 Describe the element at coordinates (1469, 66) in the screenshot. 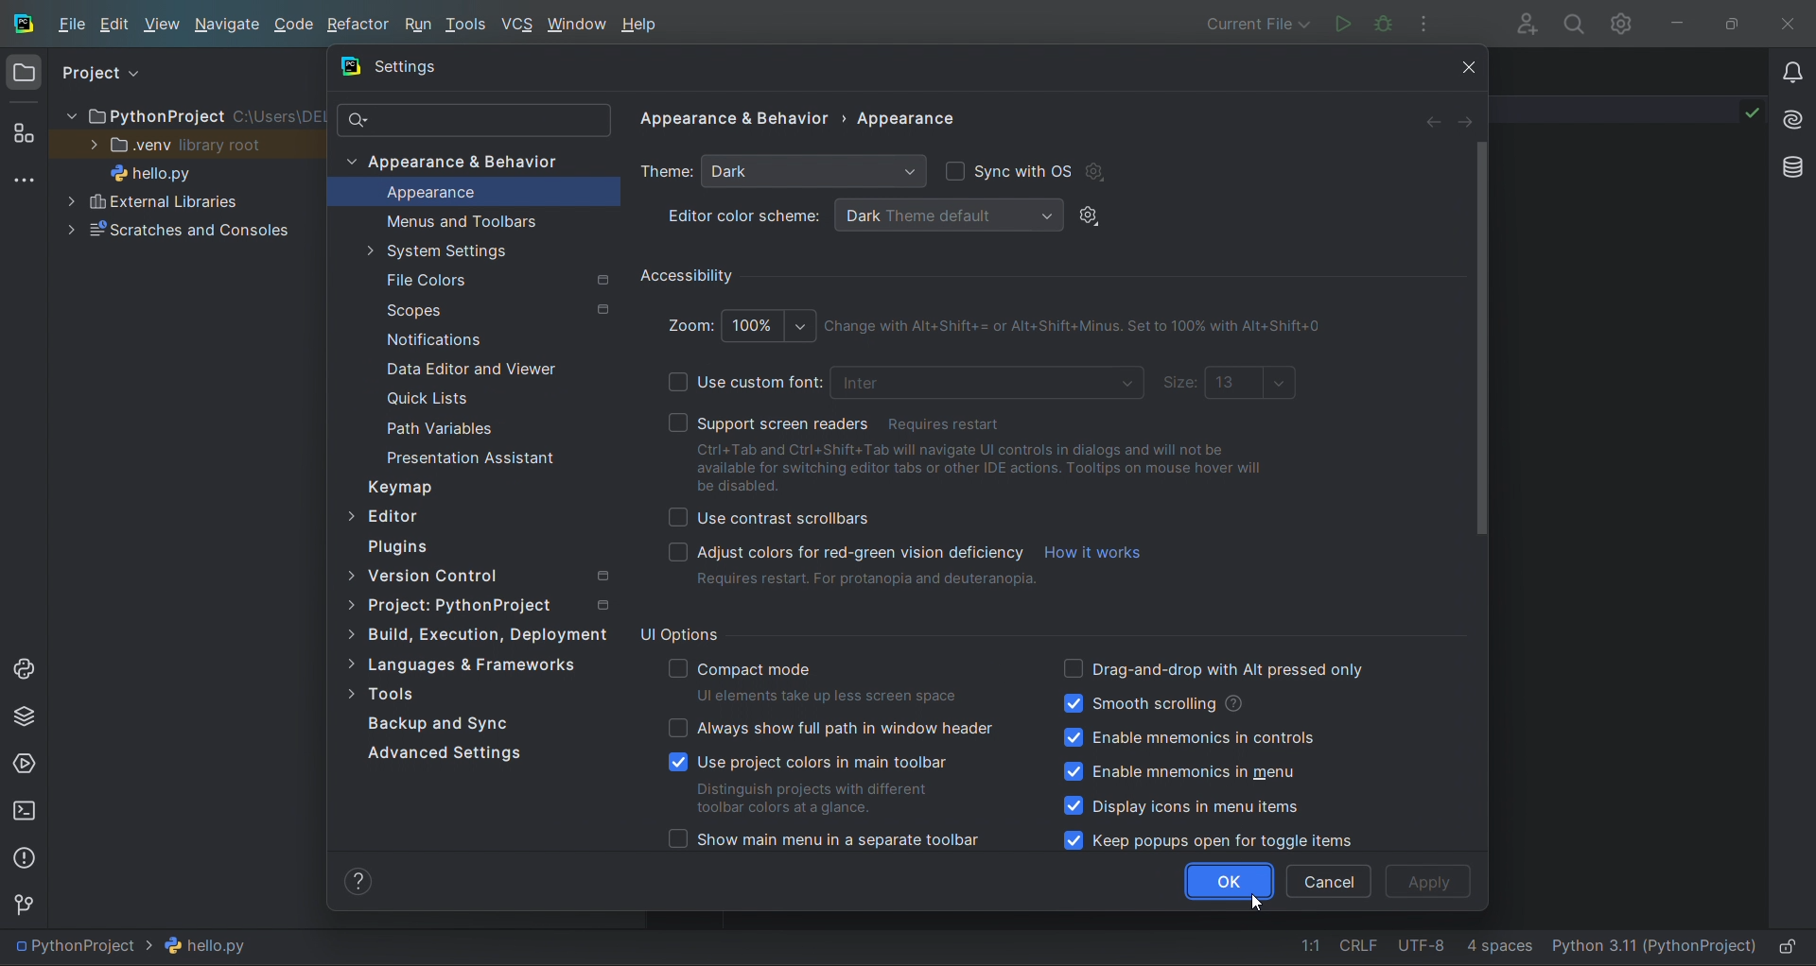

I see `close` at that location.